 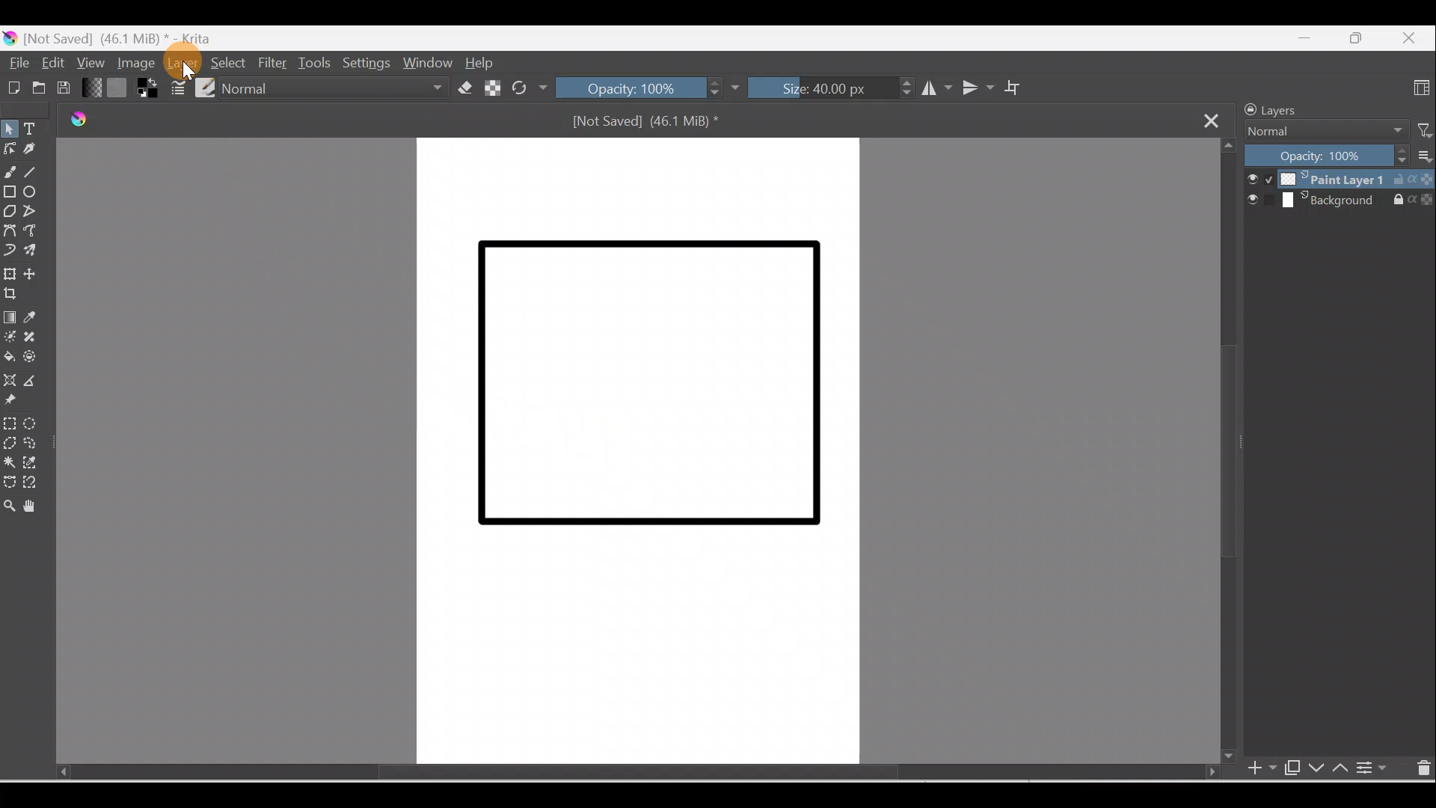 I want to click on Tools, so click(x=318, y=61).